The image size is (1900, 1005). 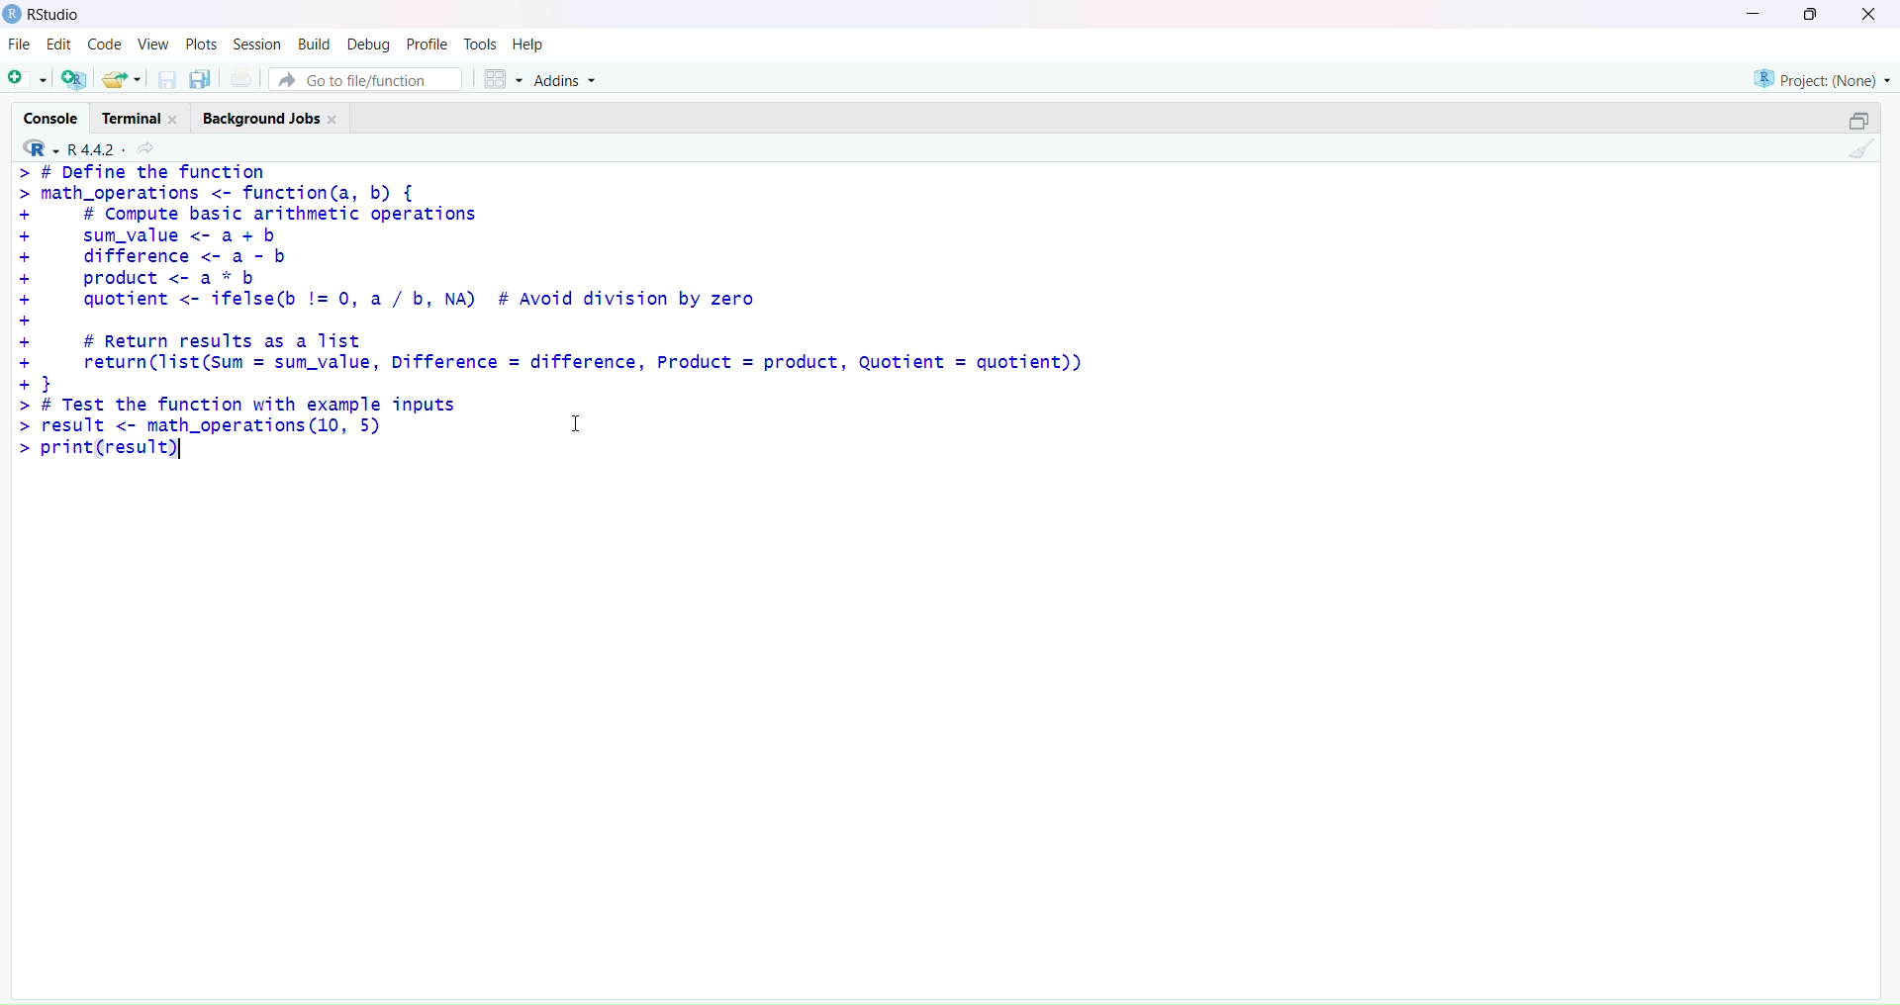 I want to click on RStudio, so click(x=45, y=15).